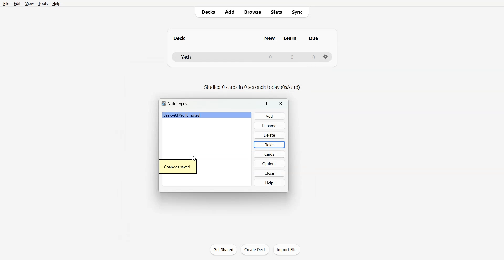  Describe the element at coordinates (6, 3) in the screenshot. I see `File` at that location.